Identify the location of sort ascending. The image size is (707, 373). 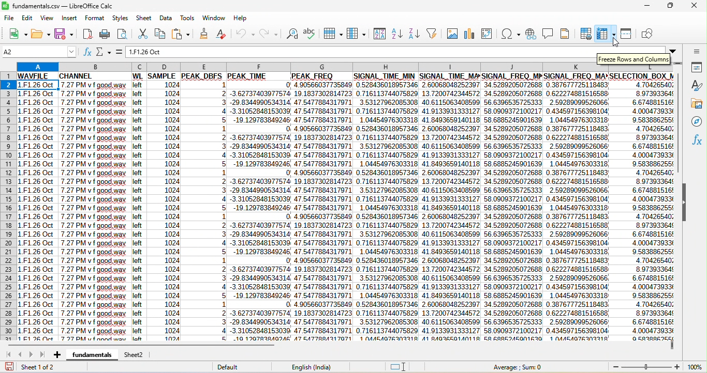
(398, 34).